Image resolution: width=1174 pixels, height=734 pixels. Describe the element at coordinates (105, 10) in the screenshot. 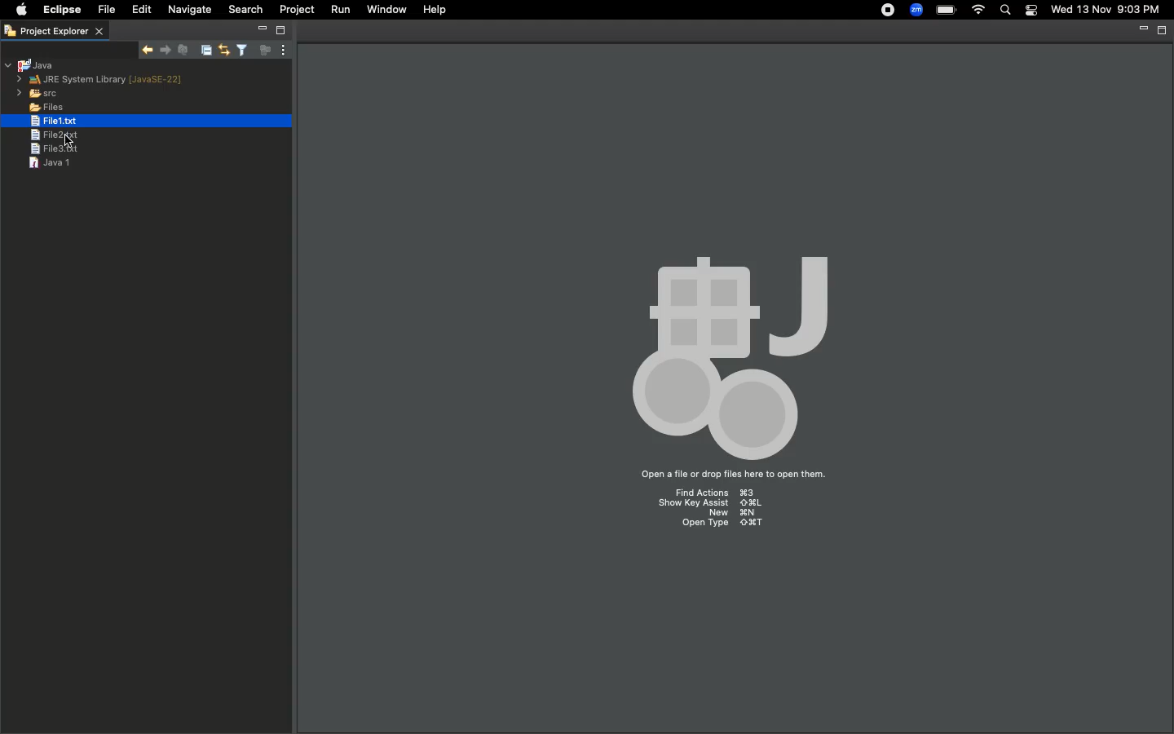

I see `File` at that location.